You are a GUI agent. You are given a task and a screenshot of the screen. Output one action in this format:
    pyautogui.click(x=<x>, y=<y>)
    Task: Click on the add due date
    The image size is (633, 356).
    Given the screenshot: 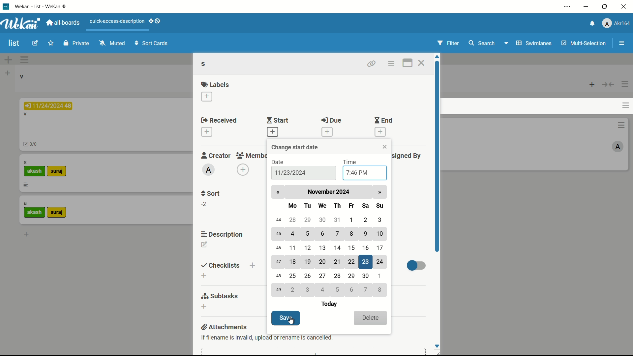 What is the action you would take?
    pyautogui.click(x=327, y=132)
    